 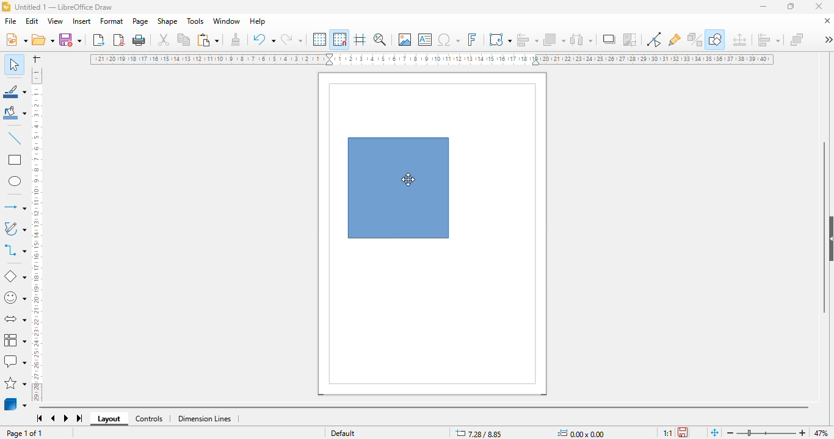 What do you see at coordinates (360, 39) in the screenshot?
I see `helplines while moving` at bounding box center [360, 39].